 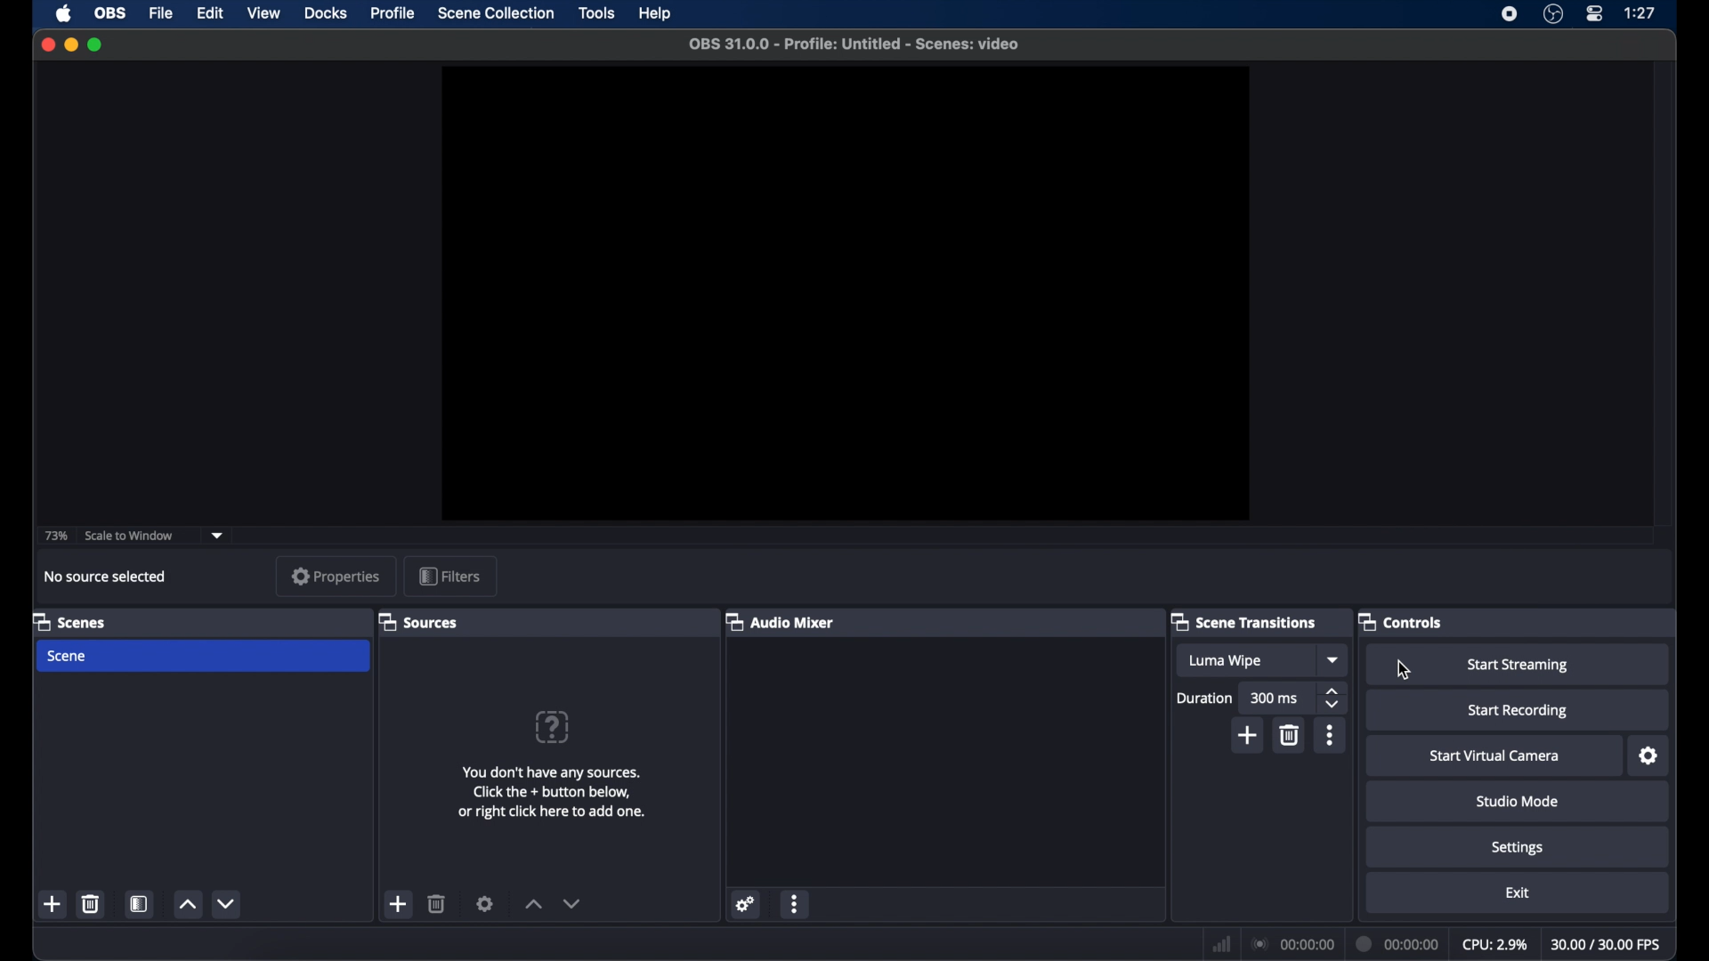 What do you see at coordinates (796, 903) in the screenshot?
I see `more options` at bounding box center [796, 903].